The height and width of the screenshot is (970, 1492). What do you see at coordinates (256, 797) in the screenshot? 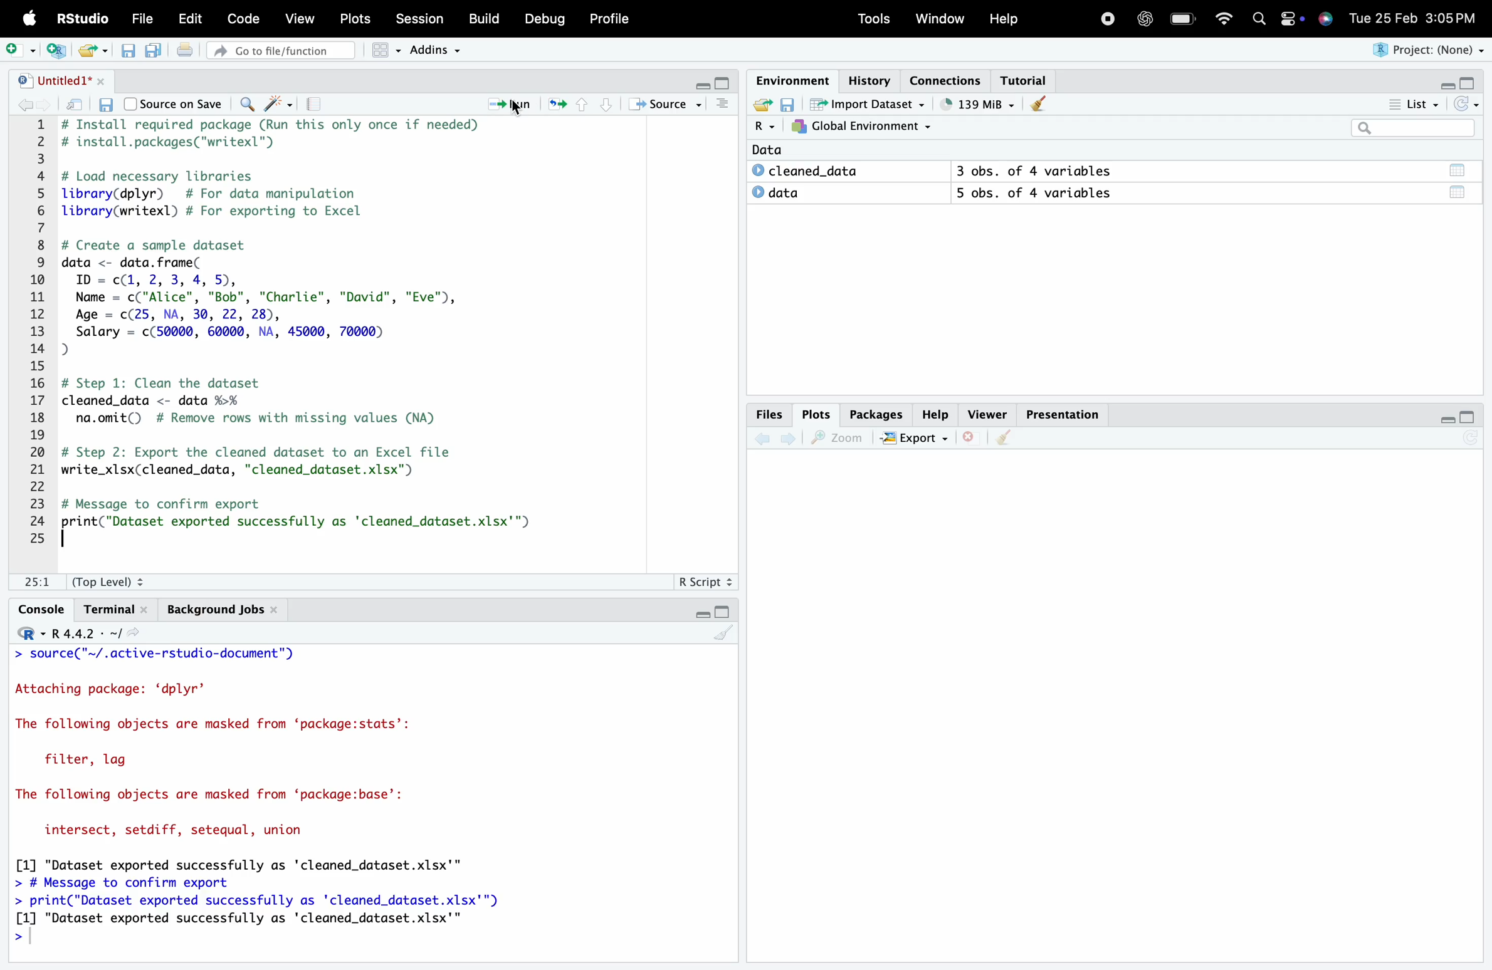
I see `> source( ~/.active-rstudio-aocument )

Attaching package: ‘dplyr’

The following objects are masked from ‘package:stats’:
filter, lag

The following objects are masked from ‘package:base’:
intersect, setdiff, setequal, union

[1] "Dataset exported successfully as 'cleaned_dataset.xlsx'"

> # Message to confirm export

> print("Dataset exported successfully as 'cleaned_dataset.xlsx'")

[1] "Dataset exported successfully as 'cleaned_dataset.xlsx'"

>` at bounding box center [256, 797].